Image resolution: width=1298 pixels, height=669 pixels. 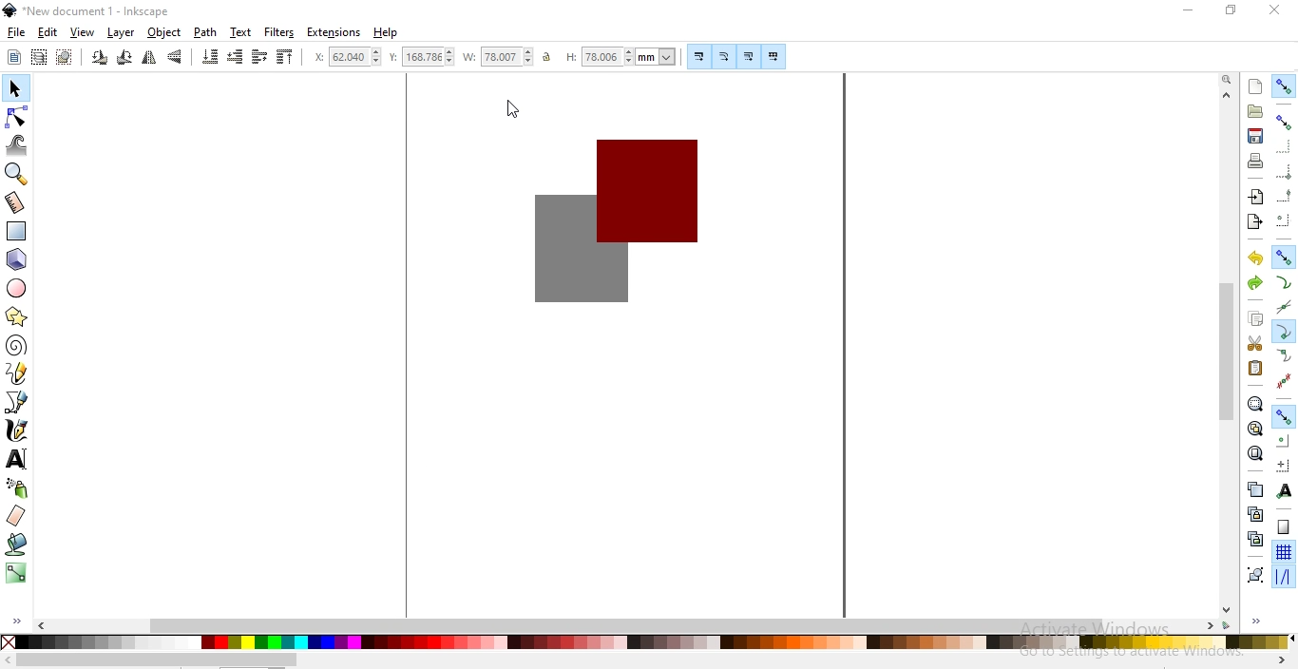 I want to click on snap cusp nodes, so click(x=1285, y=332).